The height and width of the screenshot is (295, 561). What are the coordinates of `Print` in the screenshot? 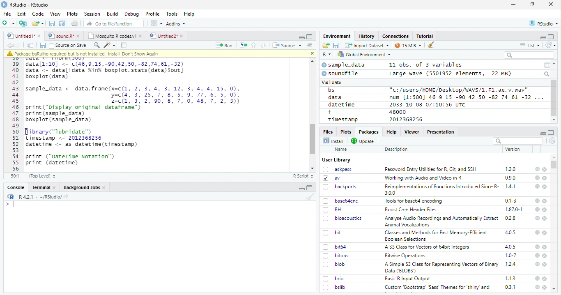 It's located at (75, 23).